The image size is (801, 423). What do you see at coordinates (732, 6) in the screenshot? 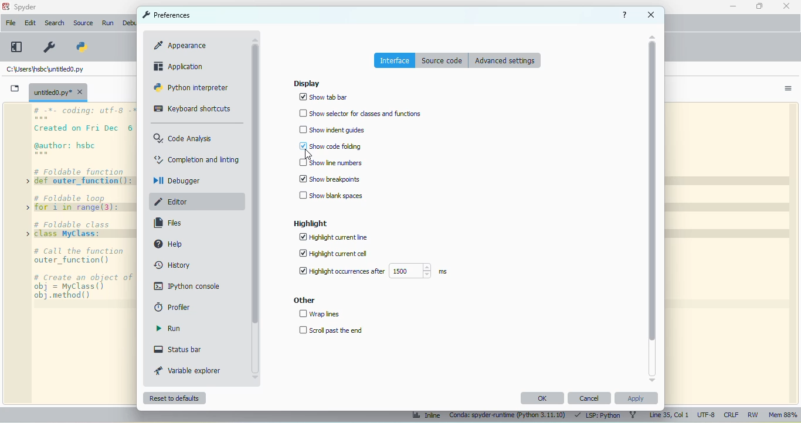
I see `minimize` at bounding box center [732, 6].